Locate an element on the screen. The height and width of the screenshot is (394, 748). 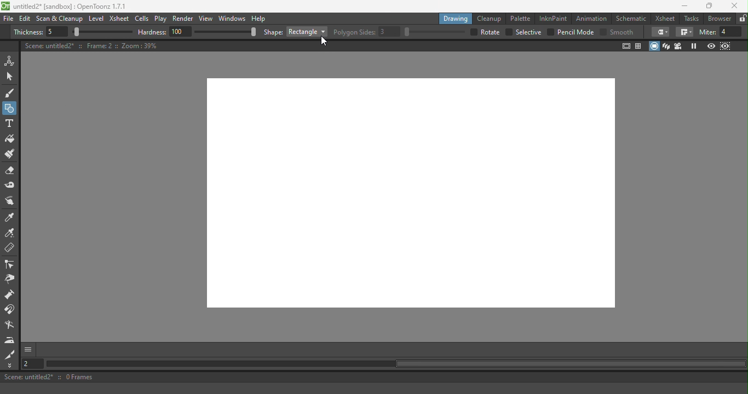
Drawing is located at coordinates (453, 18).